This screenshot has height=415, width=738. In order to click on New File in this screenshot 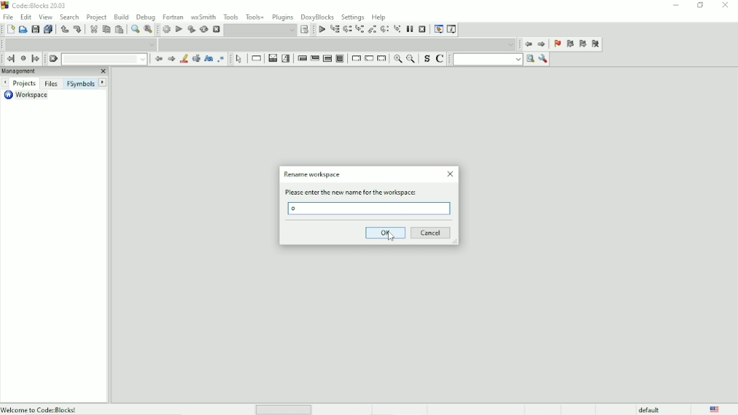, I will do `click(11, 30)`.